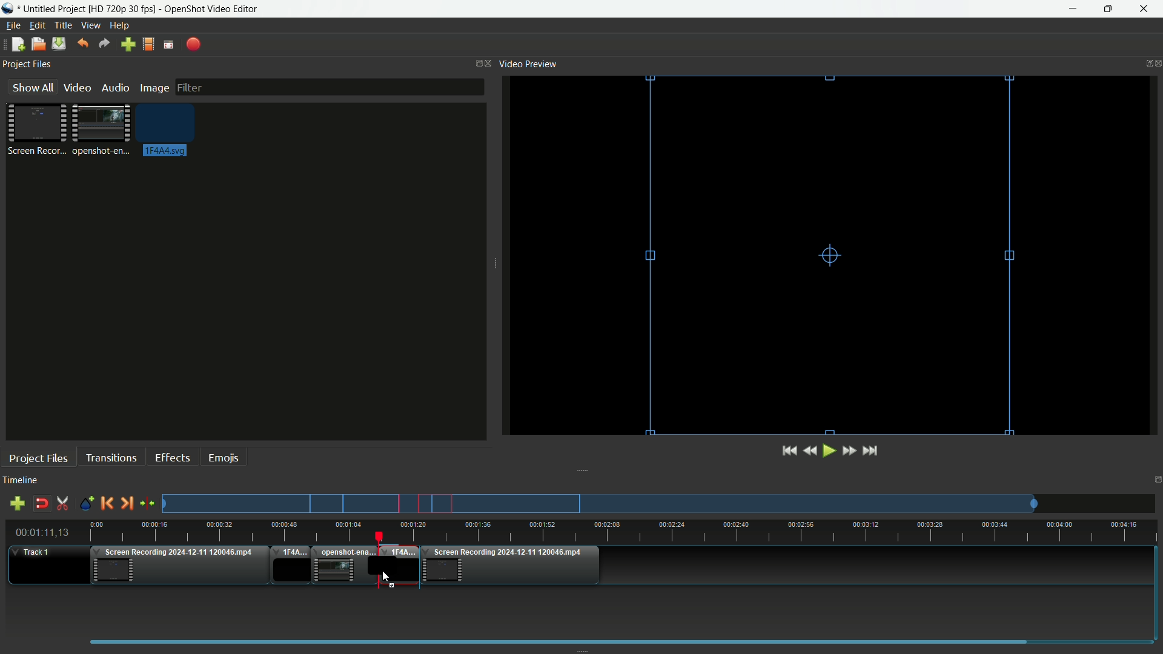  What do you see at coordinates (168, 130) in the screenshot?
I see `Image for placeholder` at bounding box center [168, 130].